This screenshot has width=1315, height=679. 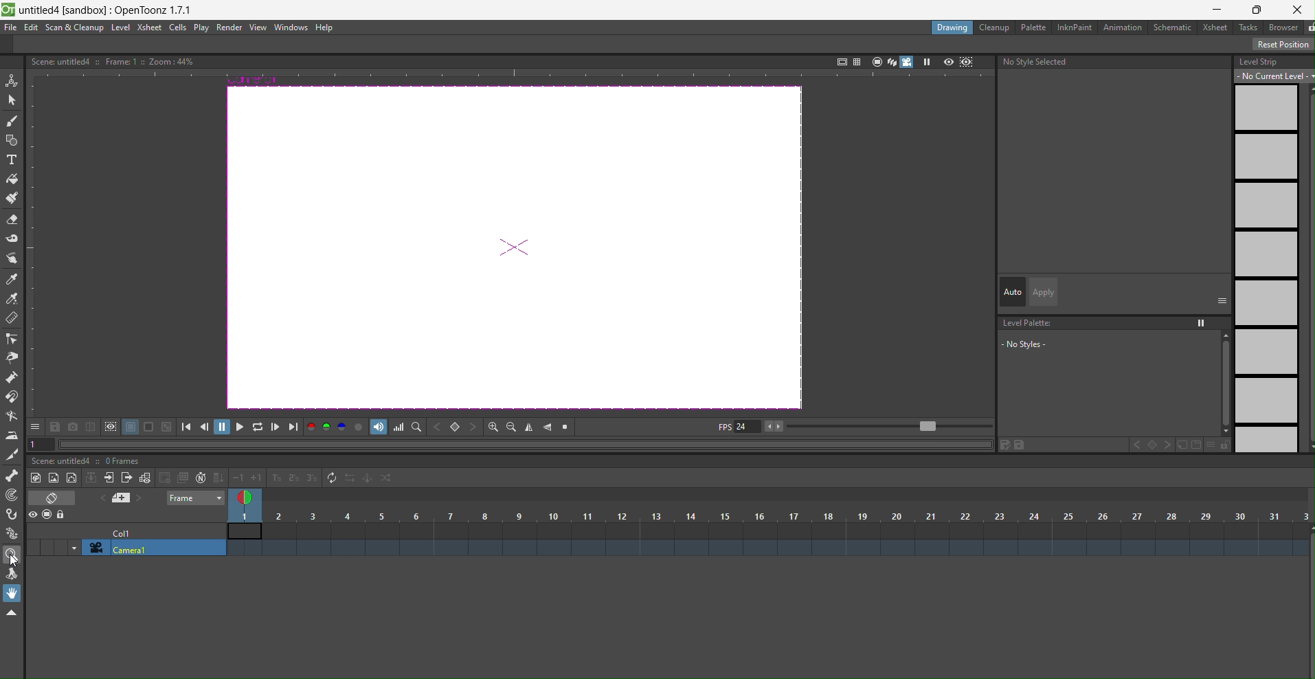 What do you see at coordinates (510, 426) in the screenshot?
I see `zoom out` at bounding box center [510, 426].